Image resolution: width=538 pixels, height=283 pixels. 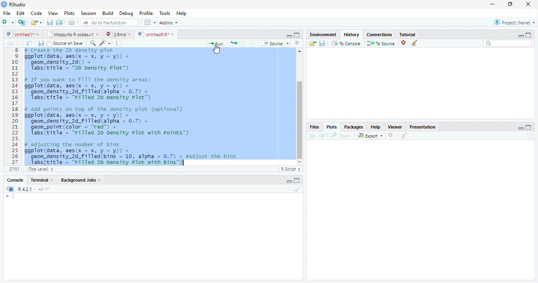 What do you see at coordinates (214, 44) in the screenshot?
I see `Run` at bounding box center [214, 44].